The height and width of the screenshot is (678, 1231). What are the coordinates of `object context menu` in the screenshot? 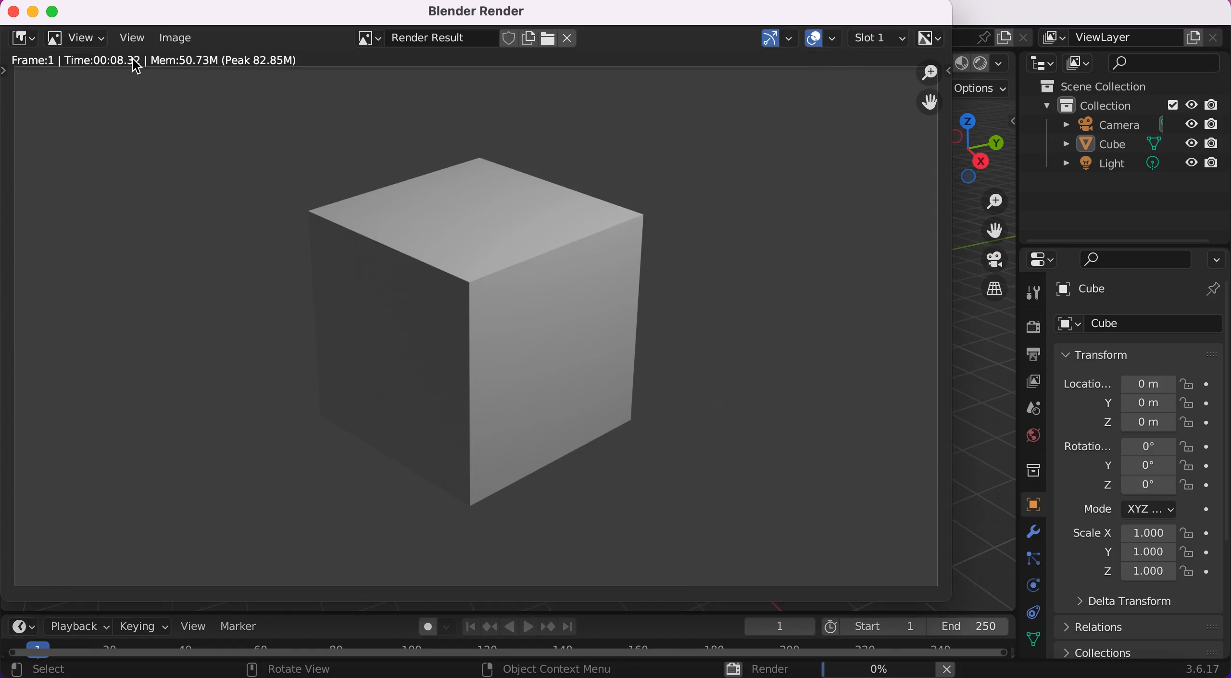 It's located at (558, 670).